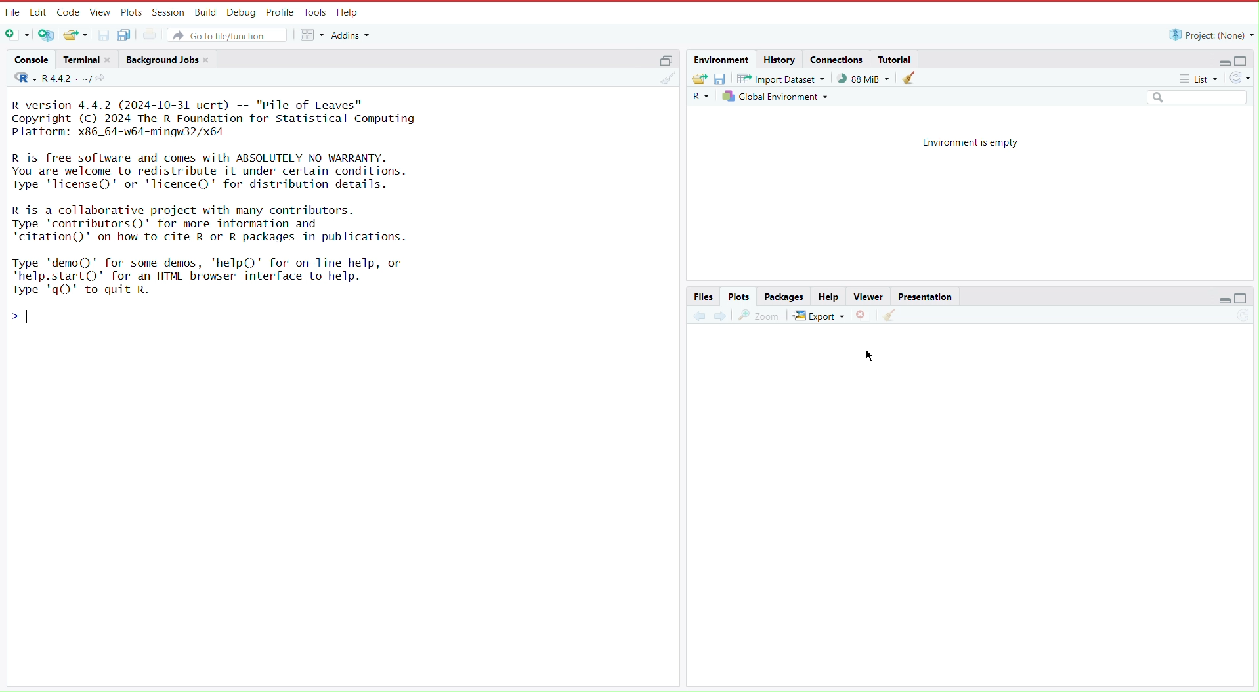  Describe the element at coordinates (104, 78) in the screenshot. I see `View the current working directory` at that location.